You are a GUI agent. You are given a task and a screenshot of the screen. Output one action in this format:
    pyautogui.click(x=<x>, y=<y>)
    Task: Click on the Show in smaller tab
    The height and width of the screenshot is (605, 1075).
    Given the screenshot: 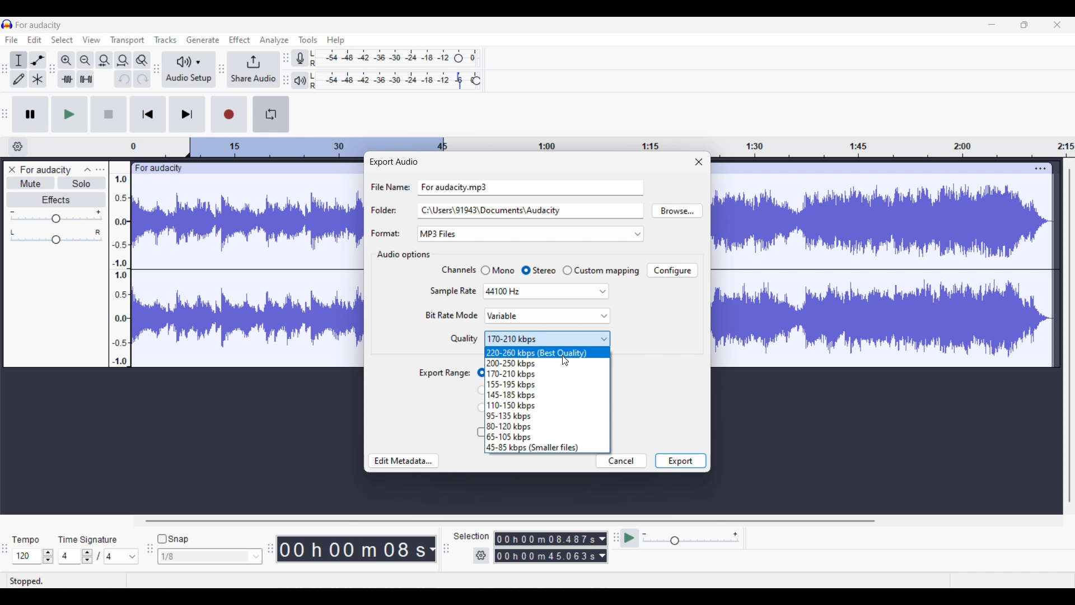 What is the action you would take?
    pyautogui.click(x=1024, y=25)
    